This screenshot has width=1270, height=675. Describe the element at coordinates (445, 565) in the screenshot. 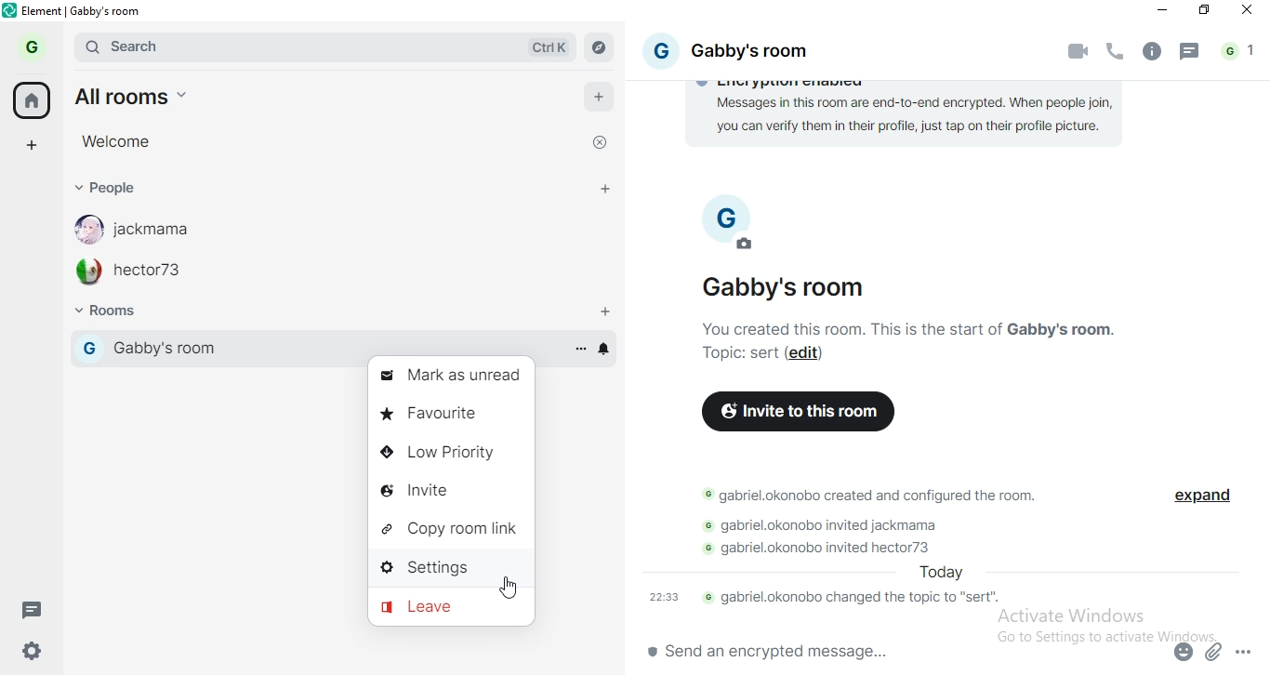

I see `settings` at that location.